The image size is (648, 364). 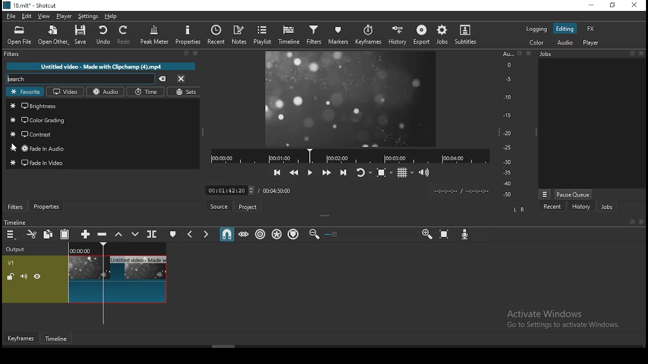 I want to click on Output, so click(x=17, y=248).